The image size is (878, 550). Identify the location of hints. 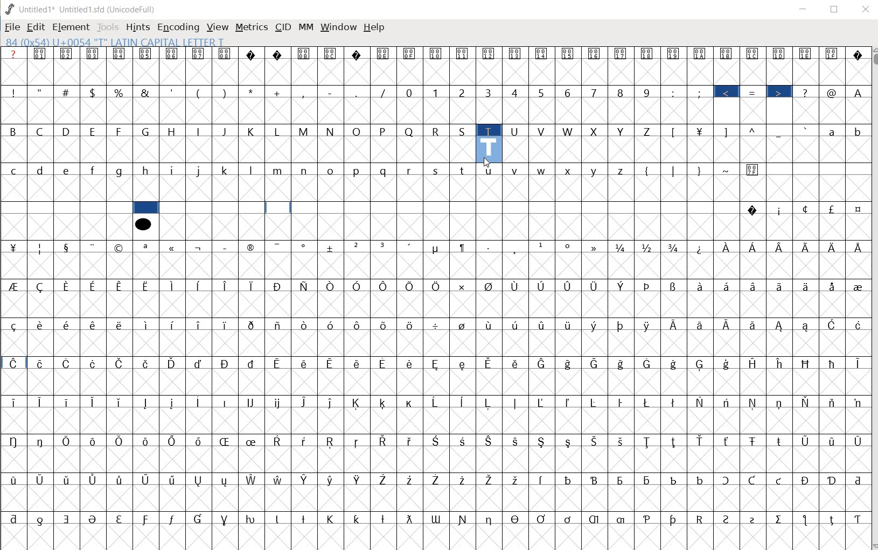
(138, 27).